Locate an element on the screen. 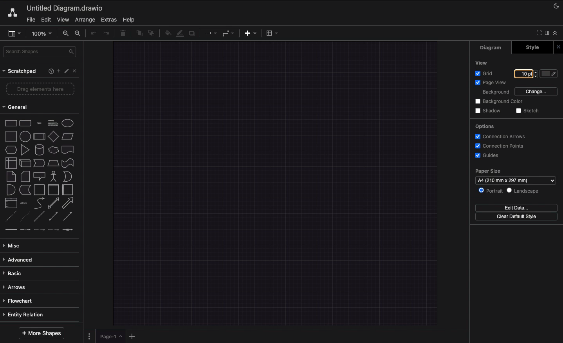 The width and height of the screenshot is (563, 343). Style is located at coordinates (529, 48).